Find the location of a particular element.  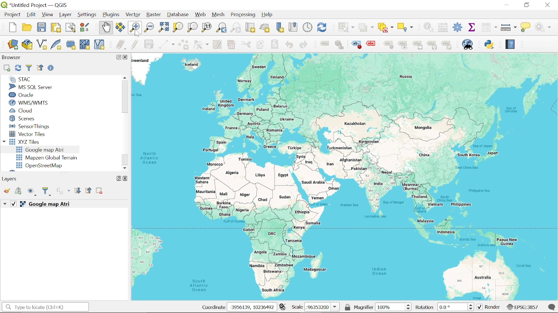

Restore down is located at coordinates (117, 57).